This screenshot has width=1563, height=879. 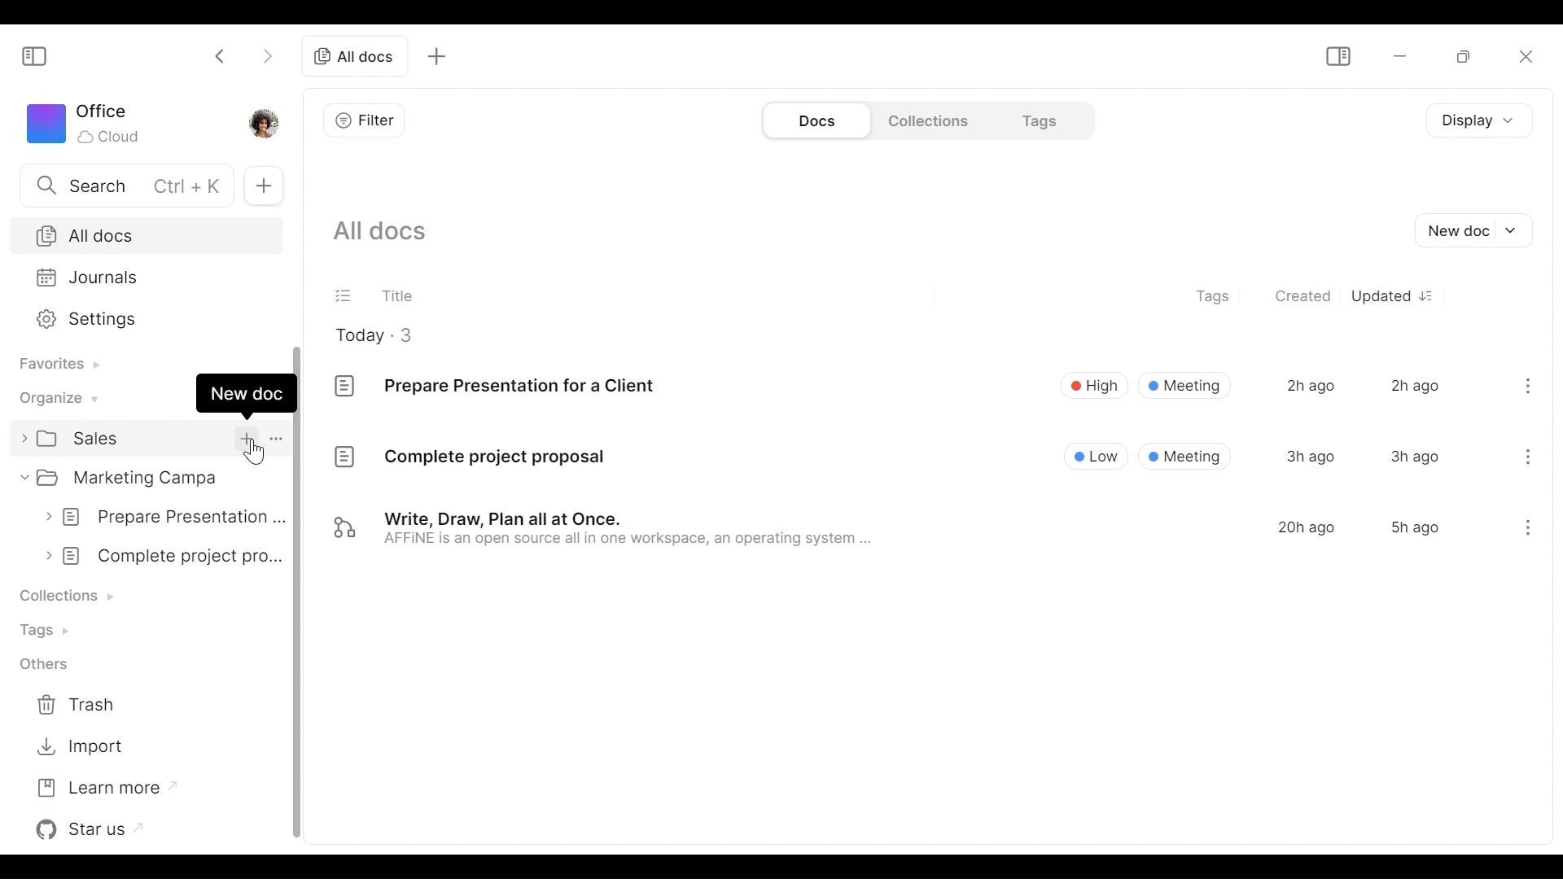 What do you see at coordinates (142, 277) in the screenshot?
I see `Journals` at bounding box center [142, 277].